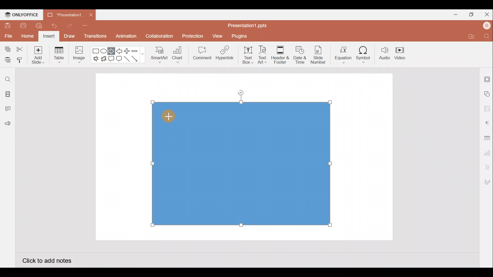 The height and width of the screenshot is (277, 493). Describe the element at coordinates (7, 50) in the screenshot. I see `Copy` at that location.